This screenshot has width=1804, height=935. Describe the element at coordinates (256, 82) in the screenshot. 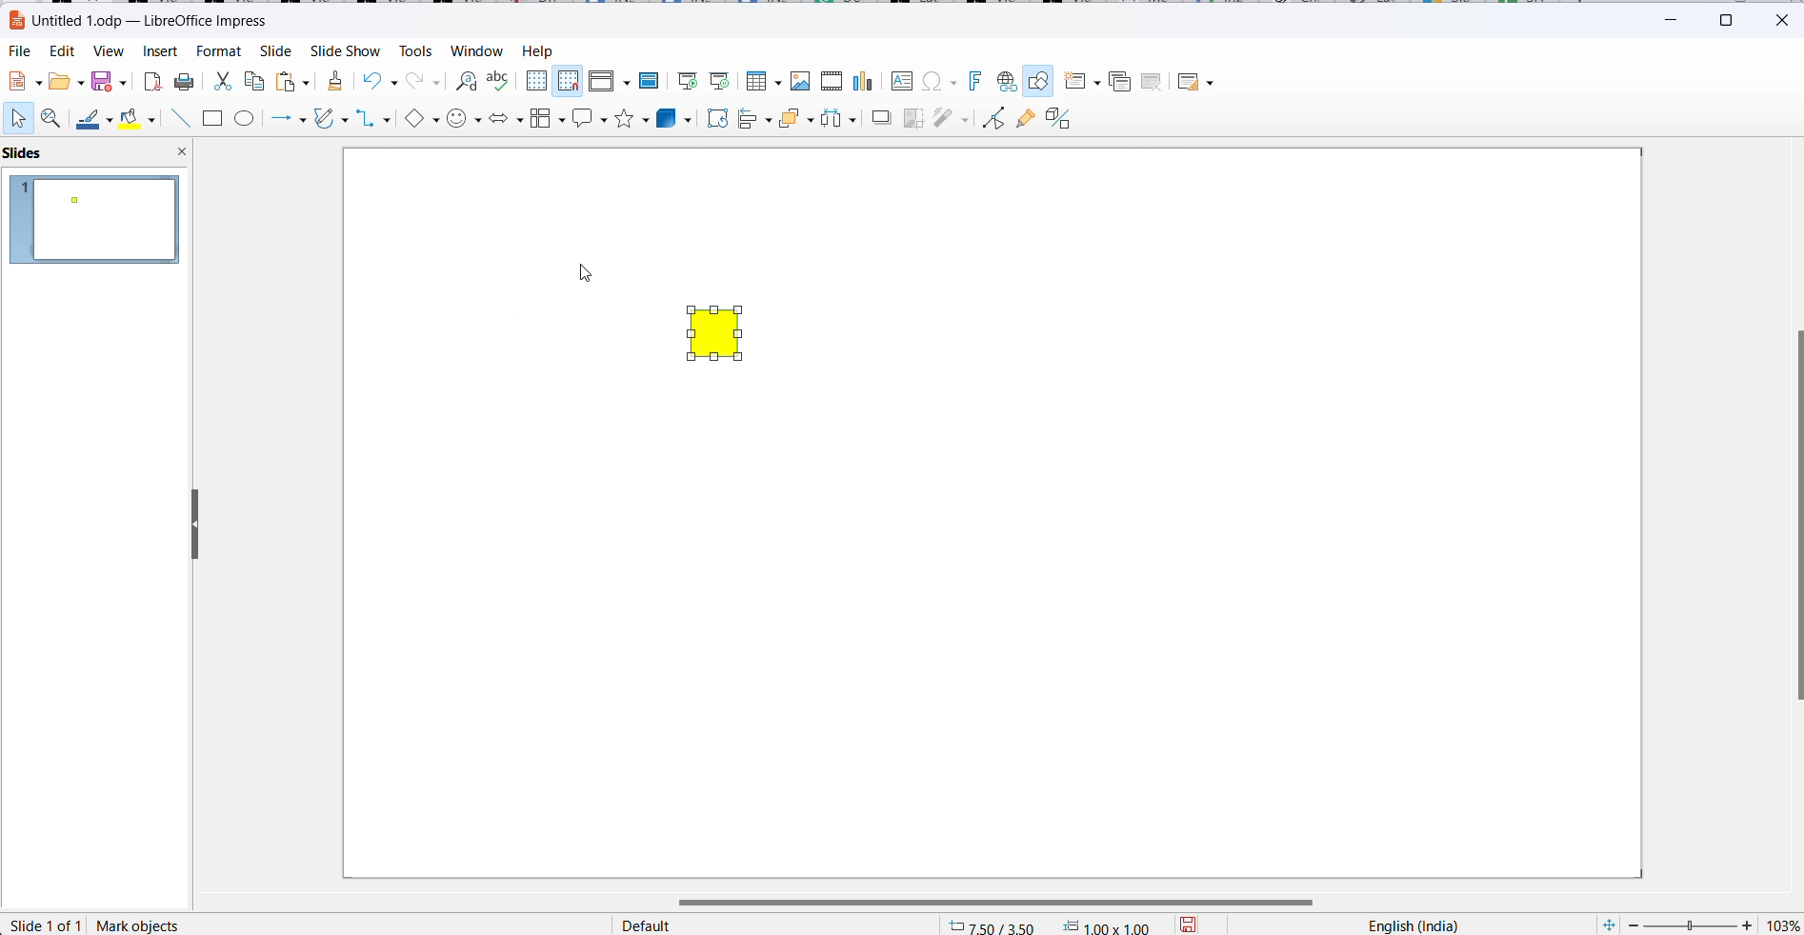

I see `copy` at that location.